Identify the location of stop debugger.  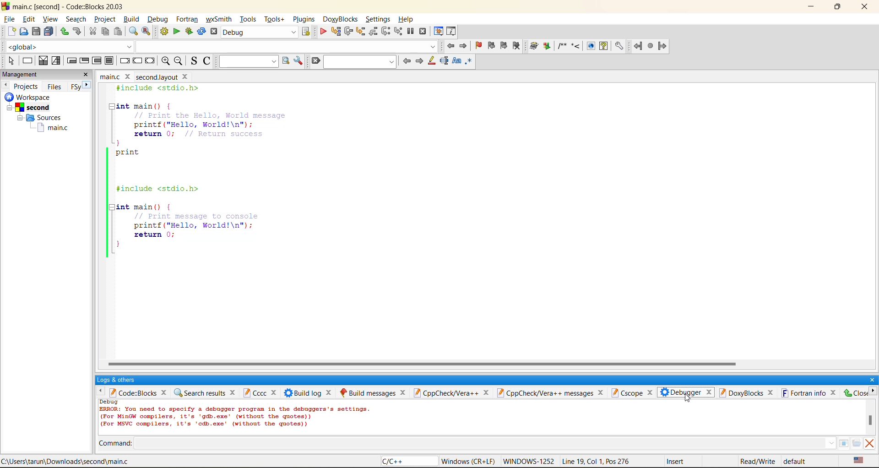
(424, 31).